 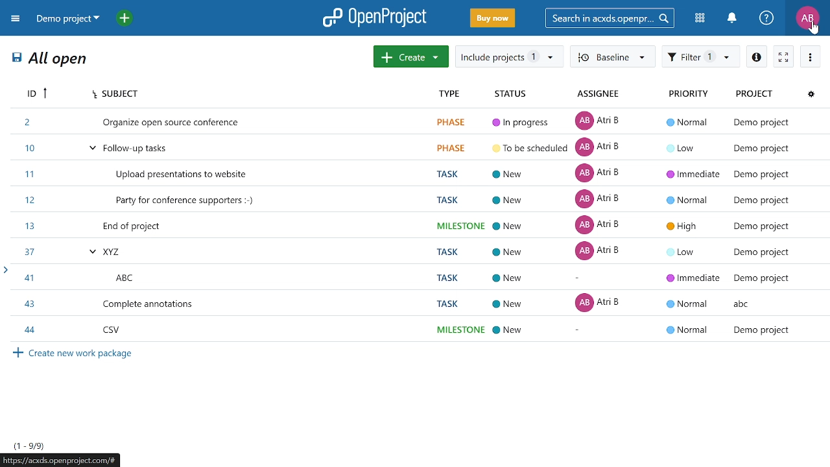 What do you see at coordinates (695, 95) in the screenshot?
I see `priority` at bounding box center [695, 95].